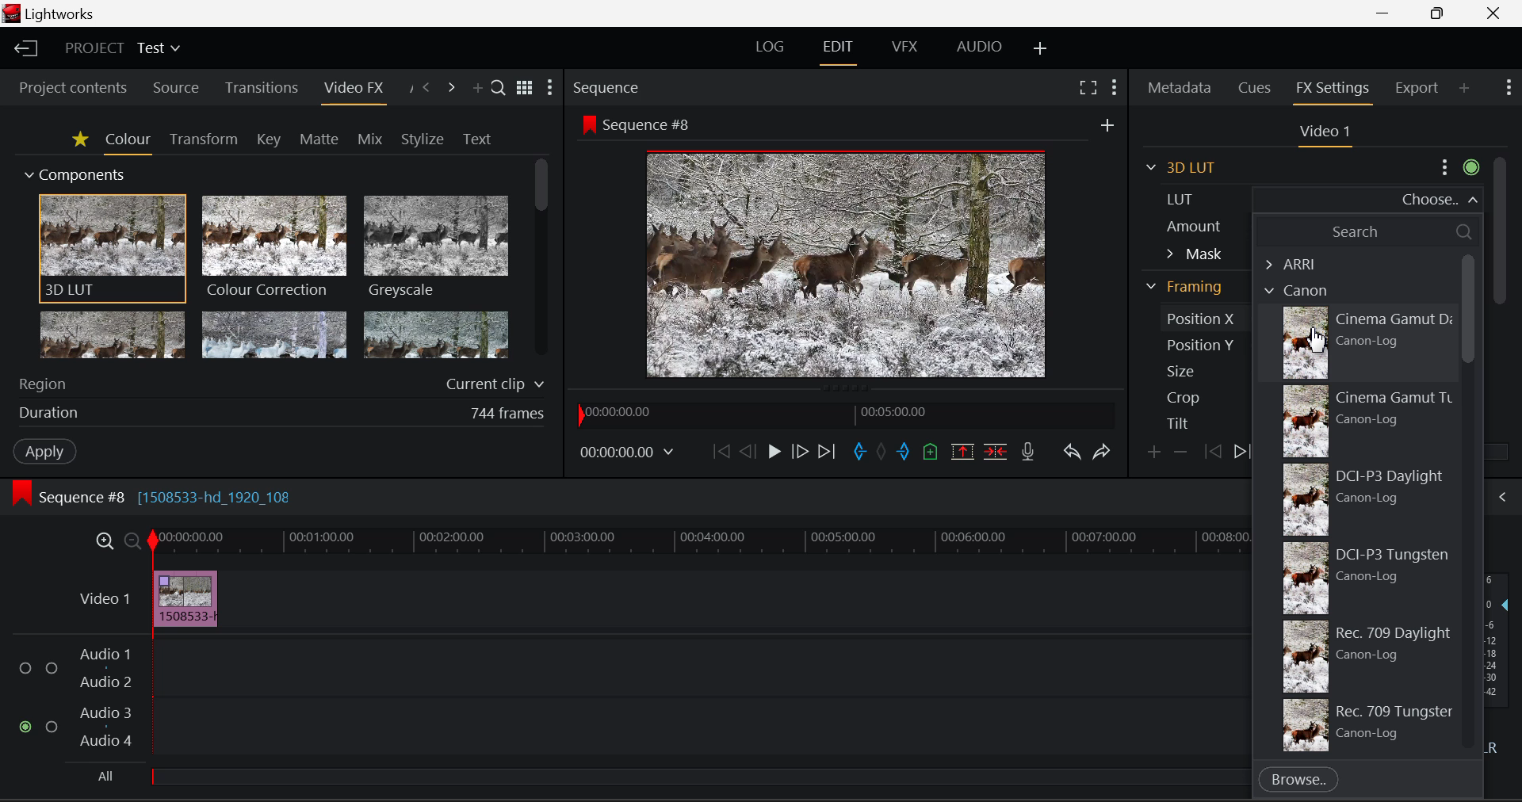  I want to click on Text, so click(476, 139).